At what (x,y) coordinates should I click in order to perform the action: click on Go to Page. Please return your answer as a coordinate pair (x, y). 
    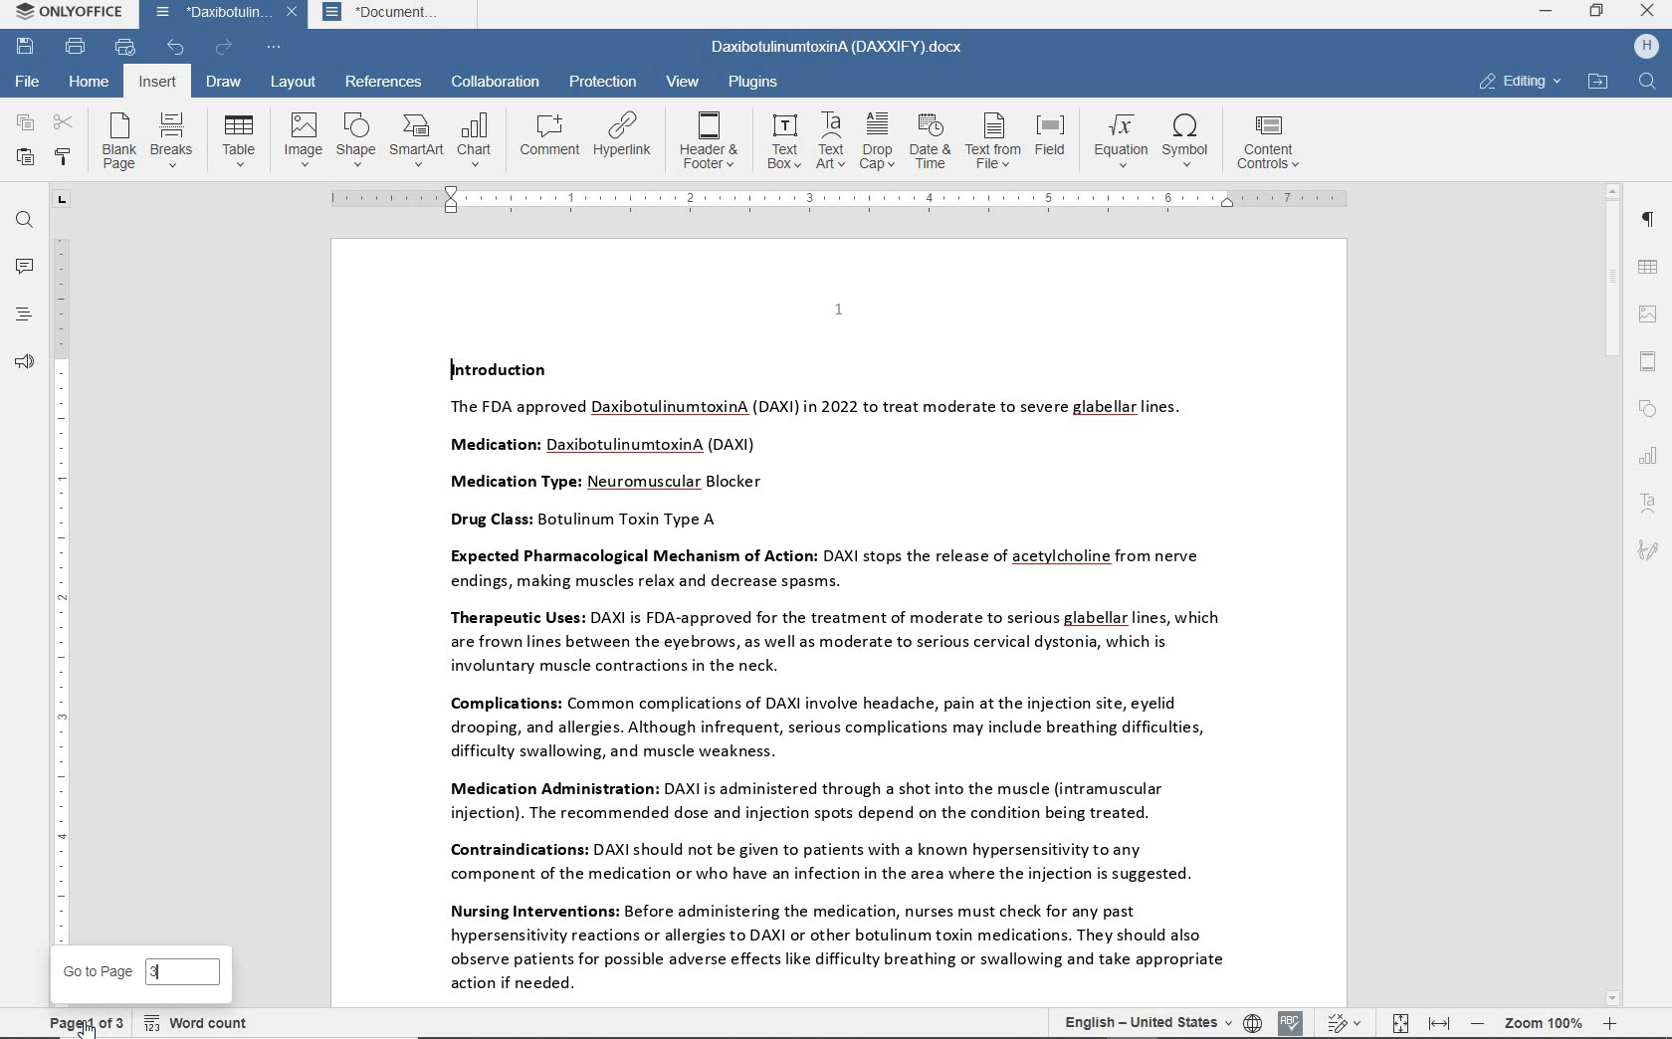
    Looking at the image, I should click on (96, 972).